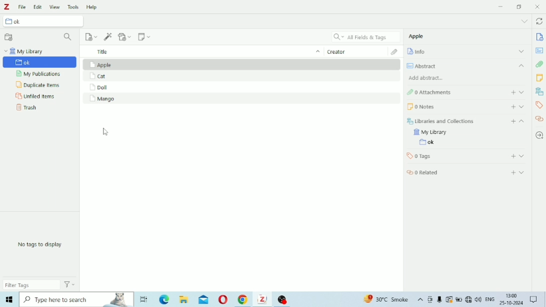 The width and height of the screenshot is (546, 307). Describe the element at coordinates (38, 6) in the screenshot. I see `Edit` at that location.